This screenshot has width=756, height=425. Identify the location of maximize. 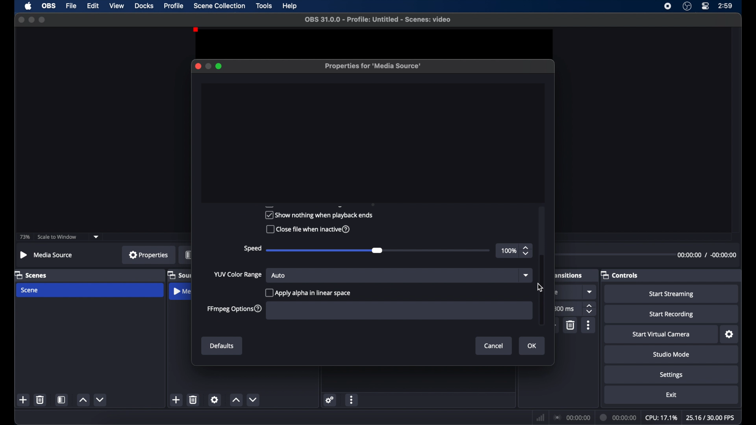
(219, 66).